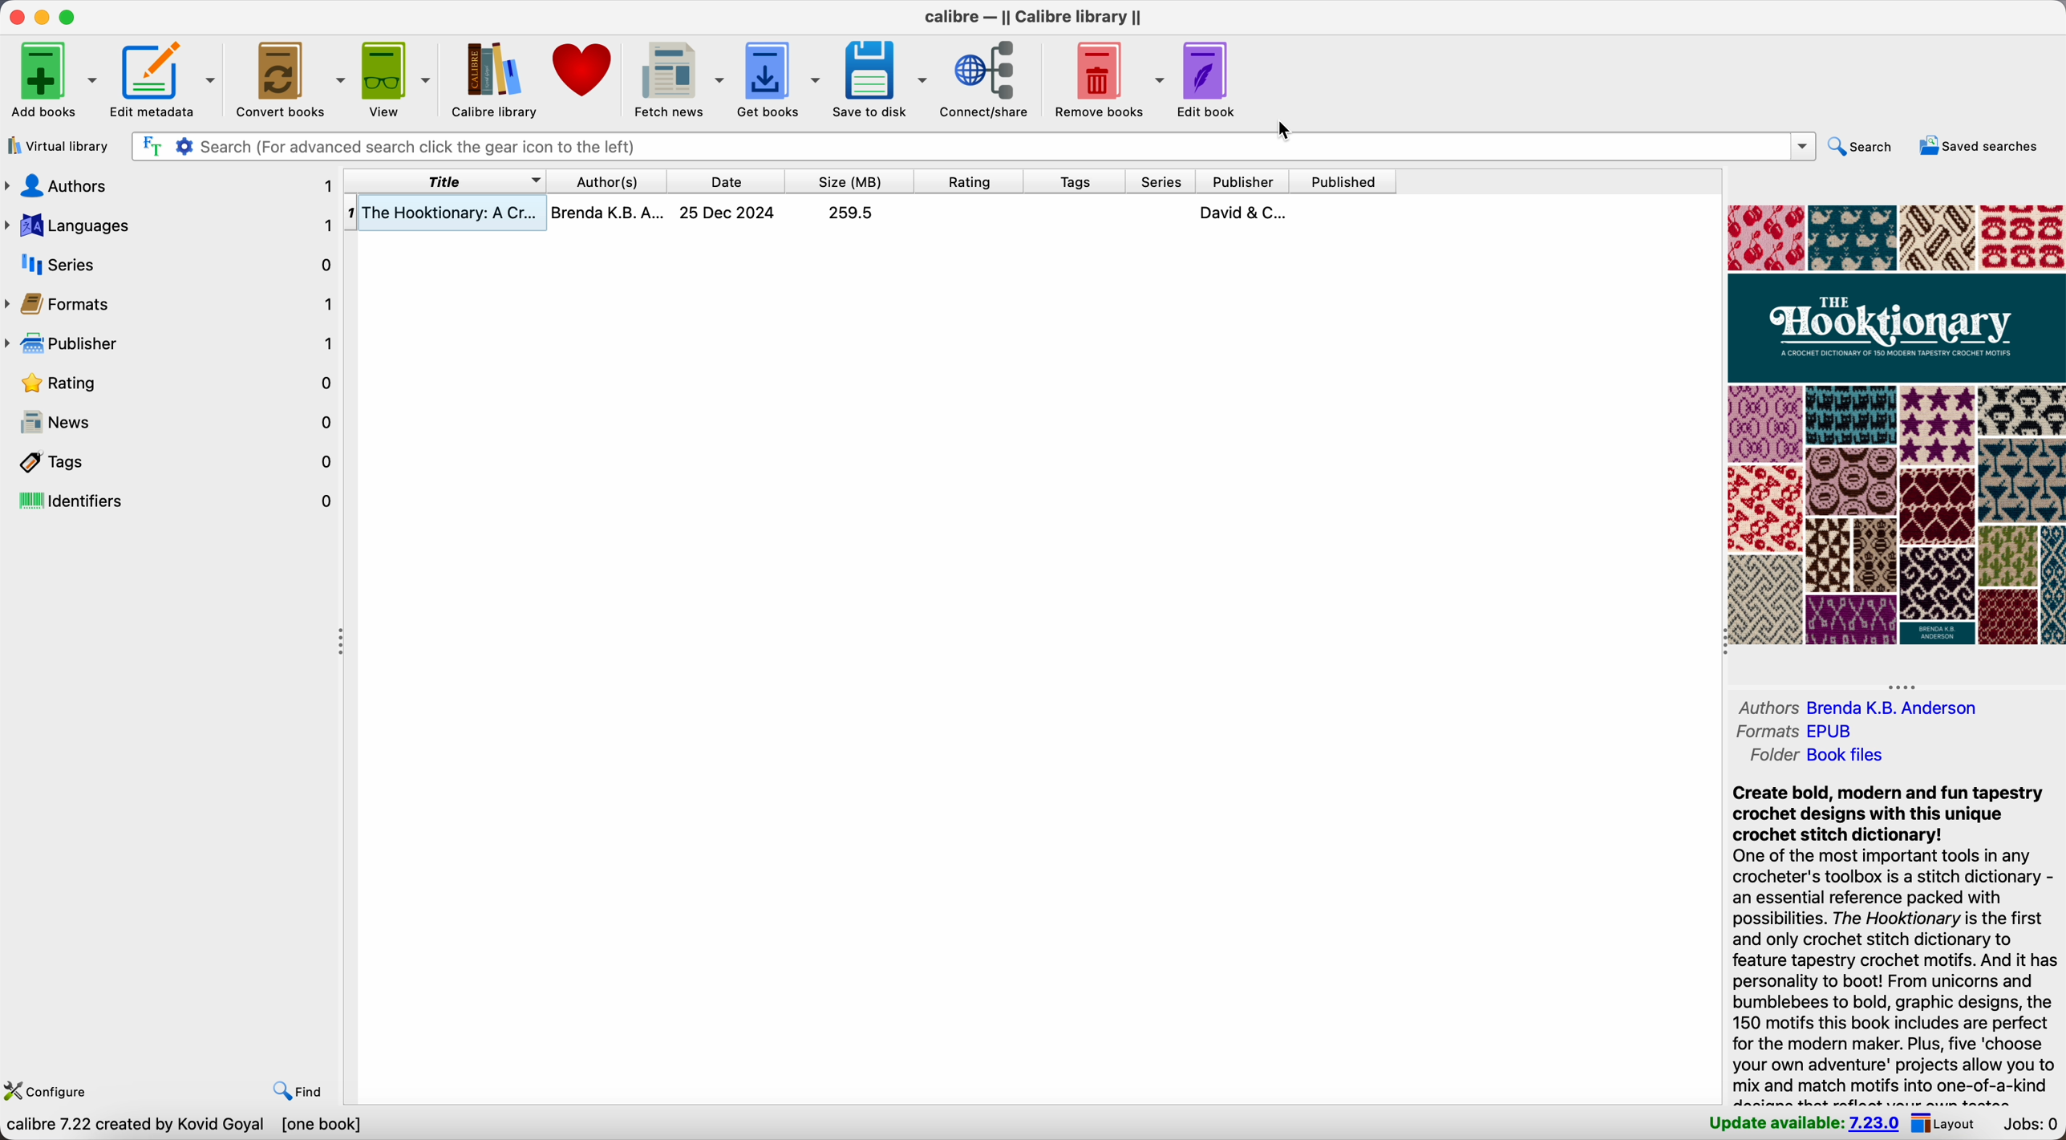 This screenshot has height=1140, width=2066. Describe the element at coordinates (394, 77) in the screenshot. I see `view` at that location.